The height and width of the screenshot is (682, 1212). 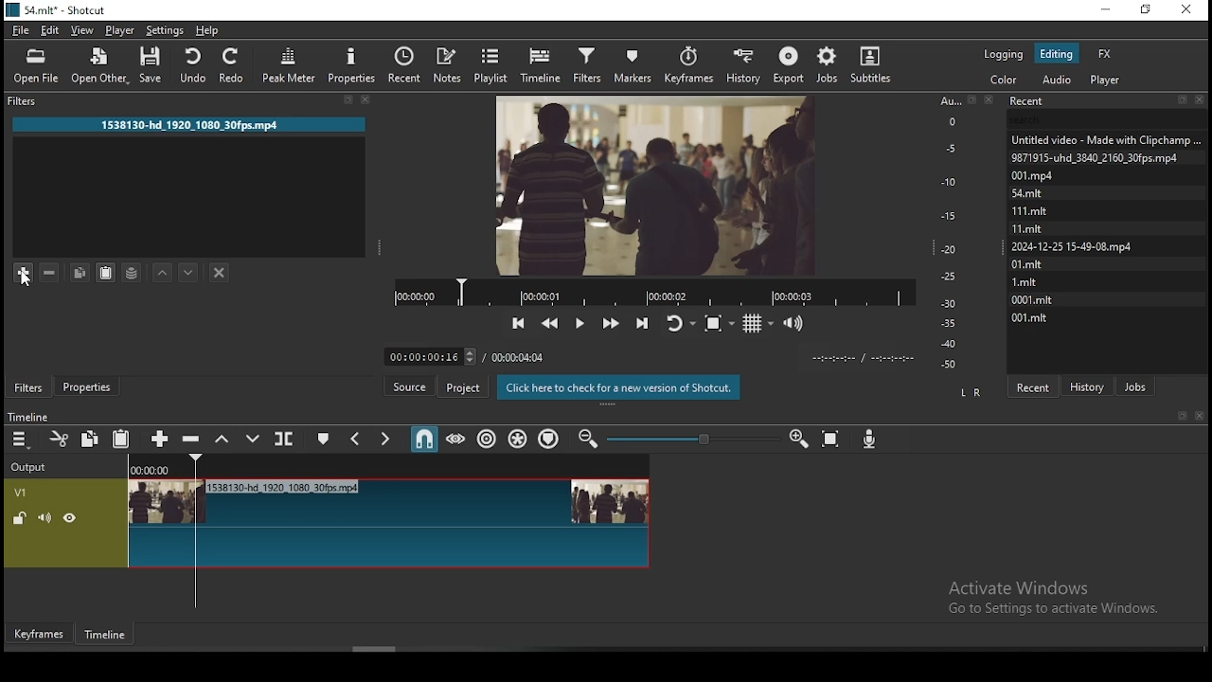 What do you see at coordinates (383, 438) in the screenshot?
I see `next marker` at bounding box center [383, 438].